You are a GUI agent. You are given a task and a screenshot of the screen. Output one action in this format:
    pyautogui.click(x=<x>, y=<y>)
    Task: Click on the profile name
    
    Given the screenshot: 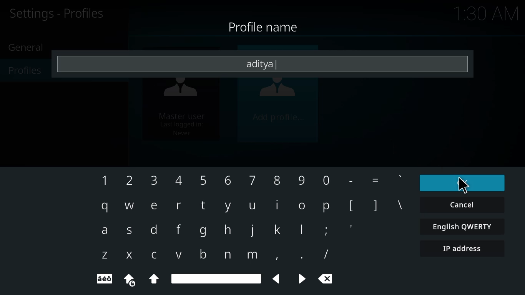 What is the action you would take?
    pyautogui.click(x=265, y=25)
    